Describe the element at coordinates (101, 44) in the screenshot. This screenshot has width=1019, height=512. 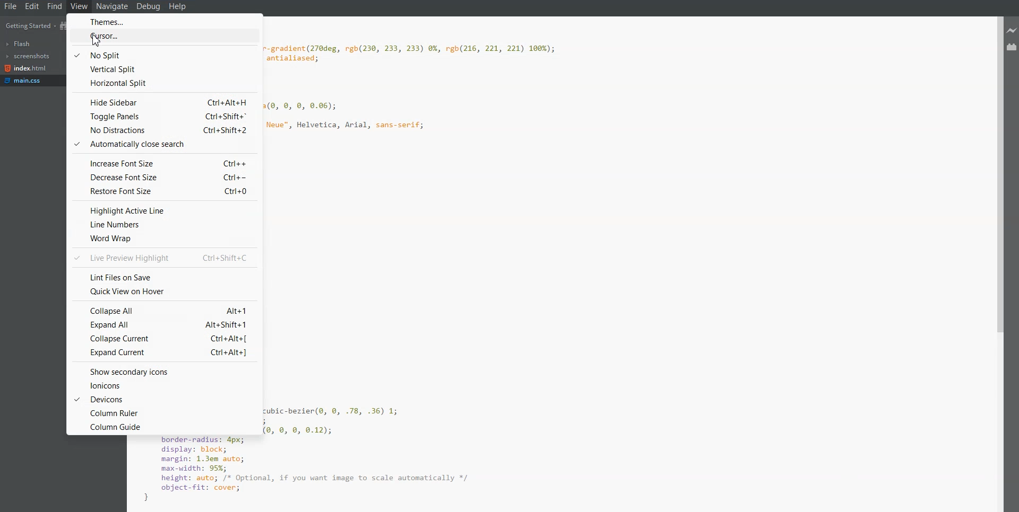
I see `Cursor` at that location.